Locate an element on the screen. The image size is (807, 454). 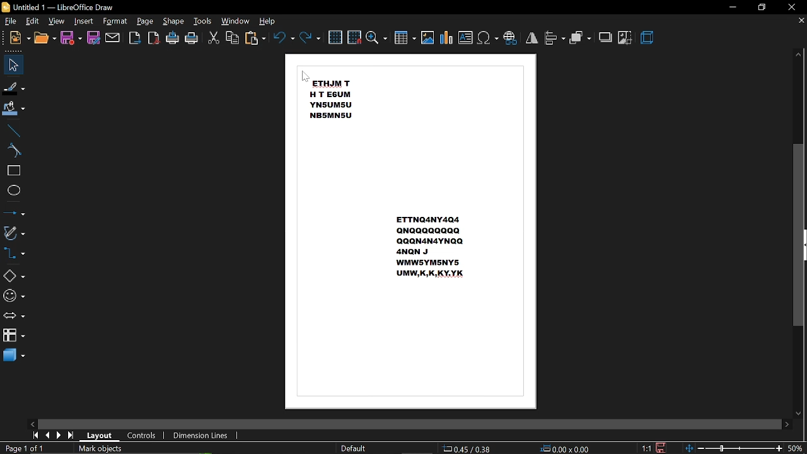
save as is located at coordinates (93, 39).